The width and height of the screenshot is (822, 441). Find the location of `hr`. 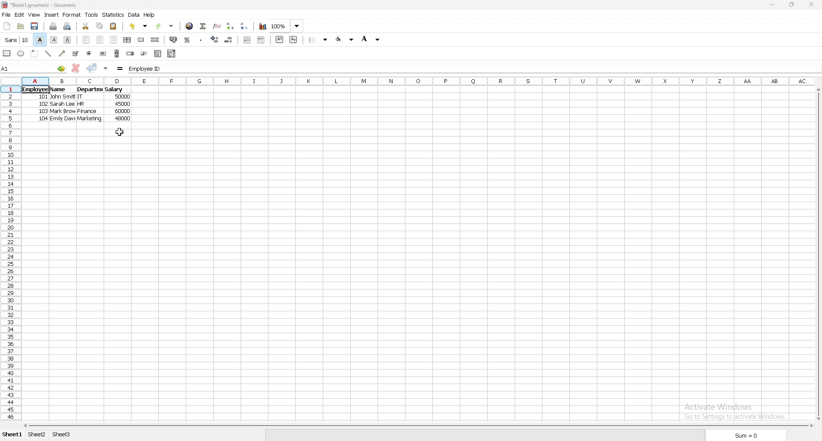

hr is located at coordinates (83, 104).